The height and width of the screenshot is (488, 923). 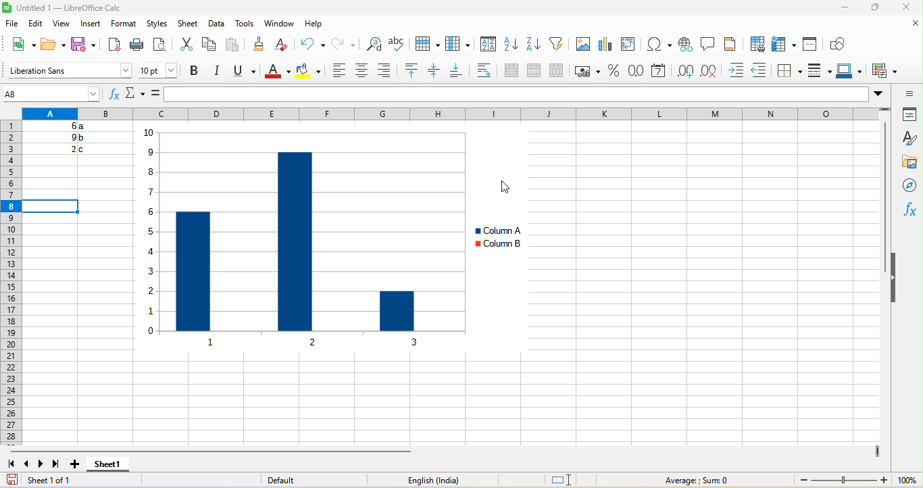 What do you see at coordinates (434, 72) in the screenshot?
I see `center vertically` at bounding box center [434, 72].